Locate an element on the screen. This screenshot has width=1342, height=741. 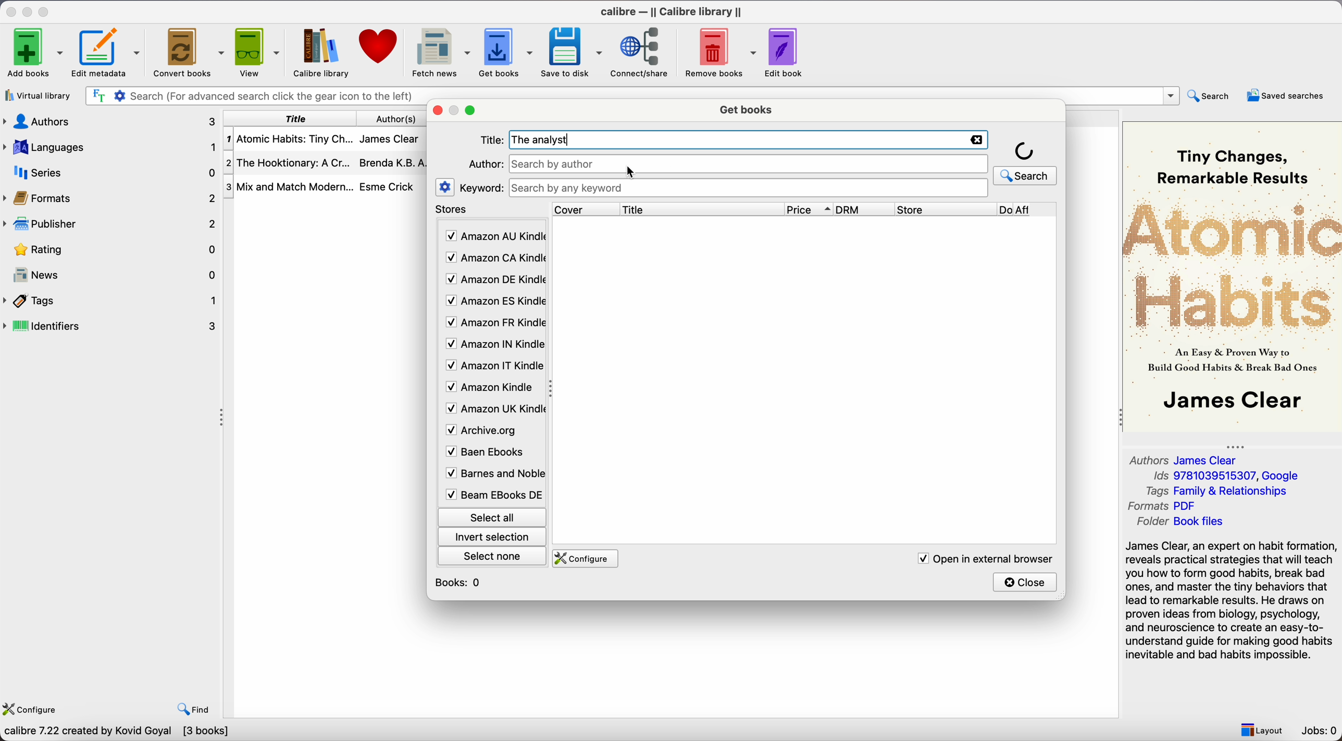
books: 0 is located at coordinates (461, 582).